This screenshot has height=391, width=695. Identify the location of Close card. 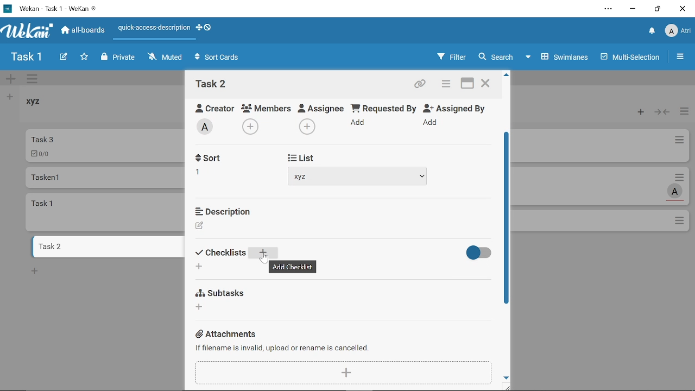
(486, 85).